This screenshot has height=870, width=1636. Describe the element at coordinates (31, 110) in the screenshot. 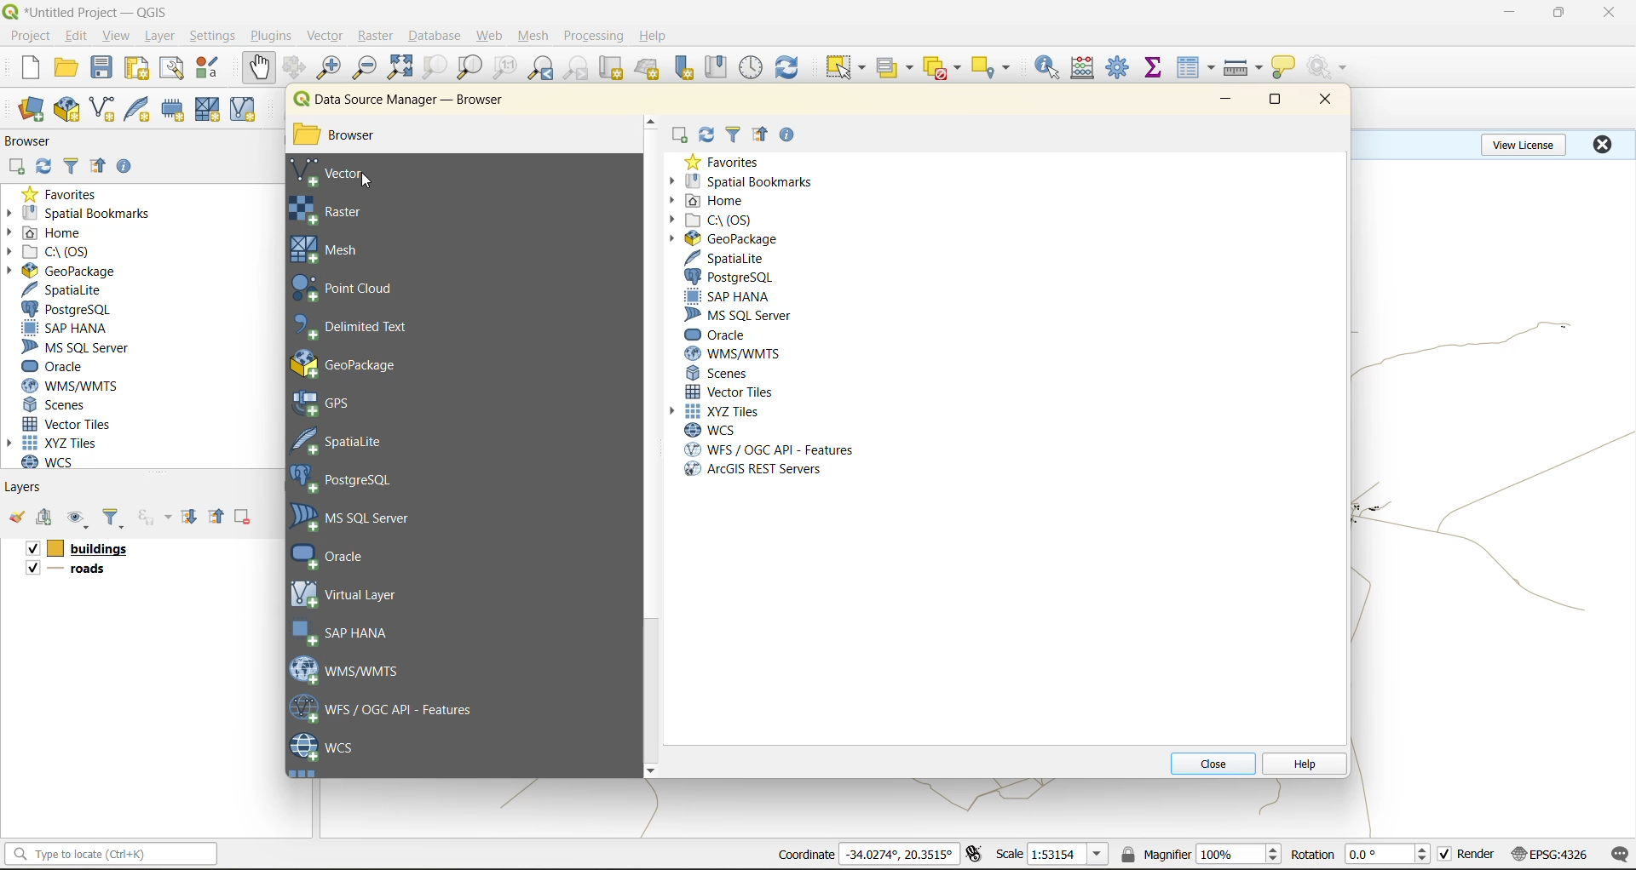

I see `open data source manager` at that location.